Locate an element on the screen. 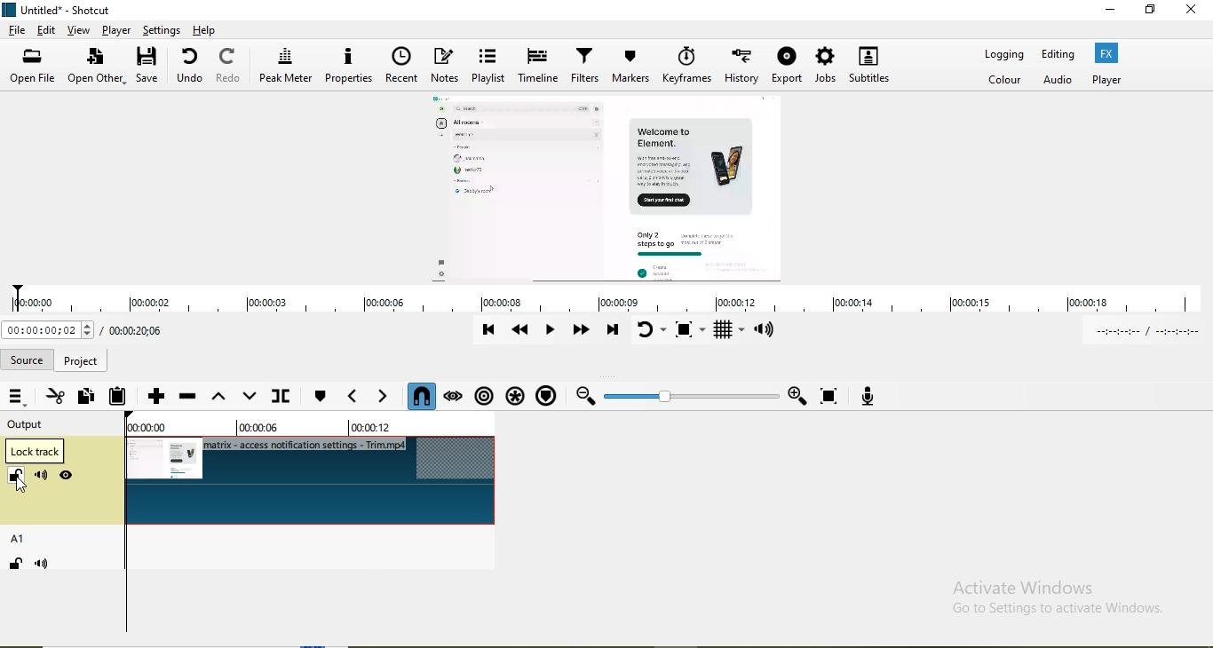  Close  is located at coordinates (1194, 12).